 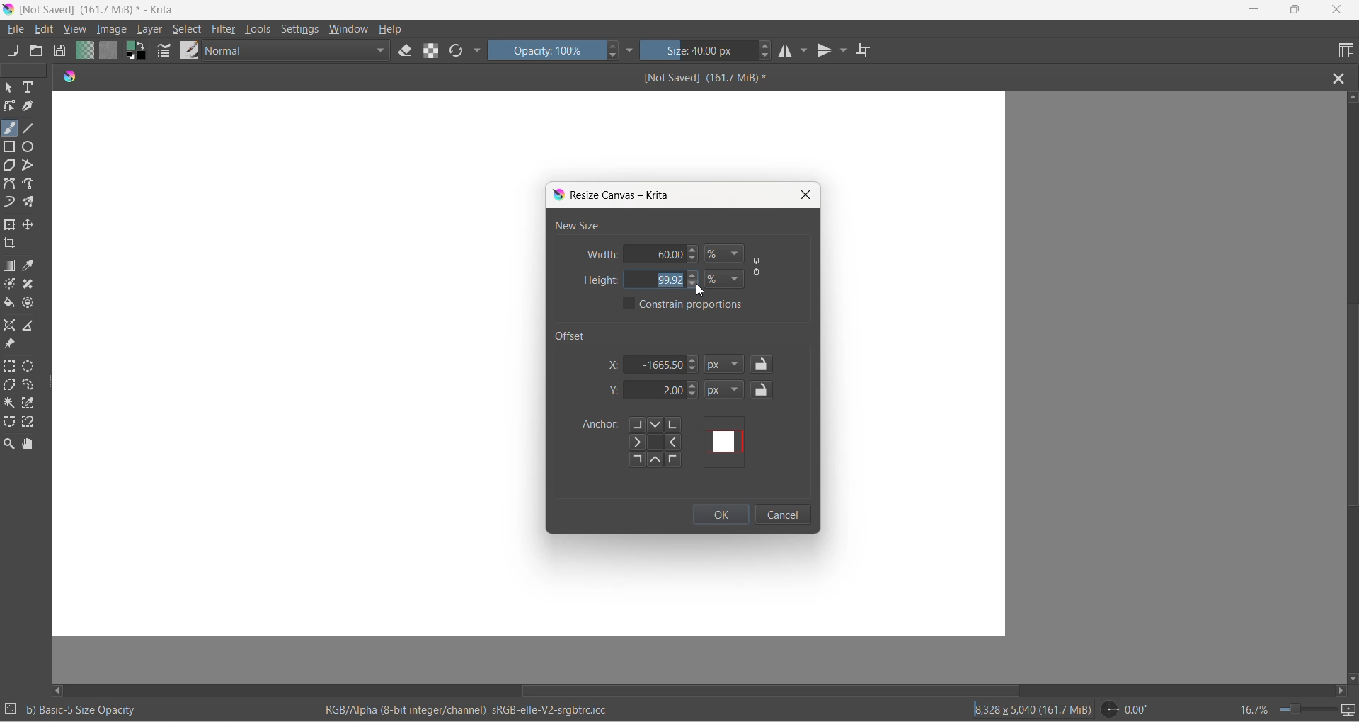 What do you see at coordinates (165, 54) in the screenshot?
I see `brush settings` at bounding box center [165, 54].